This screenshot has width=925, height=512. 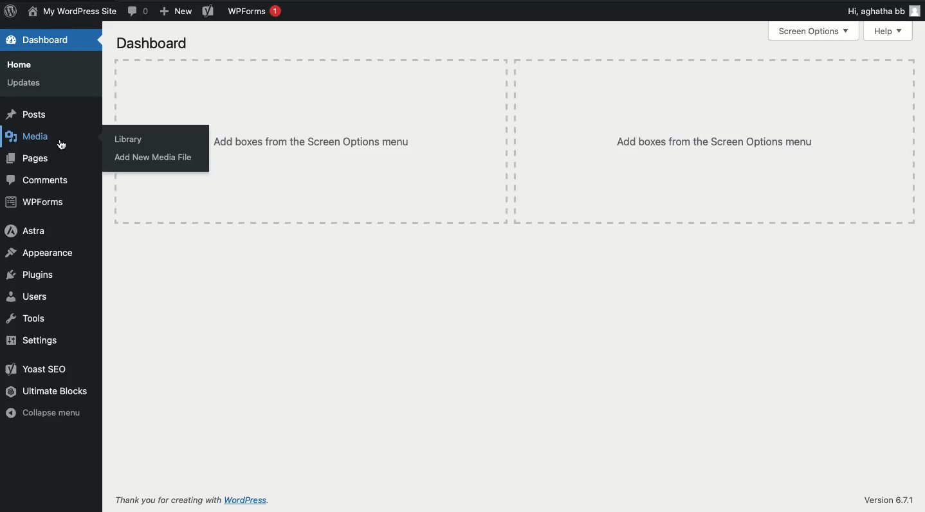 I want to click on Thank you for creating with WordPress, so click(x=193, y=501).